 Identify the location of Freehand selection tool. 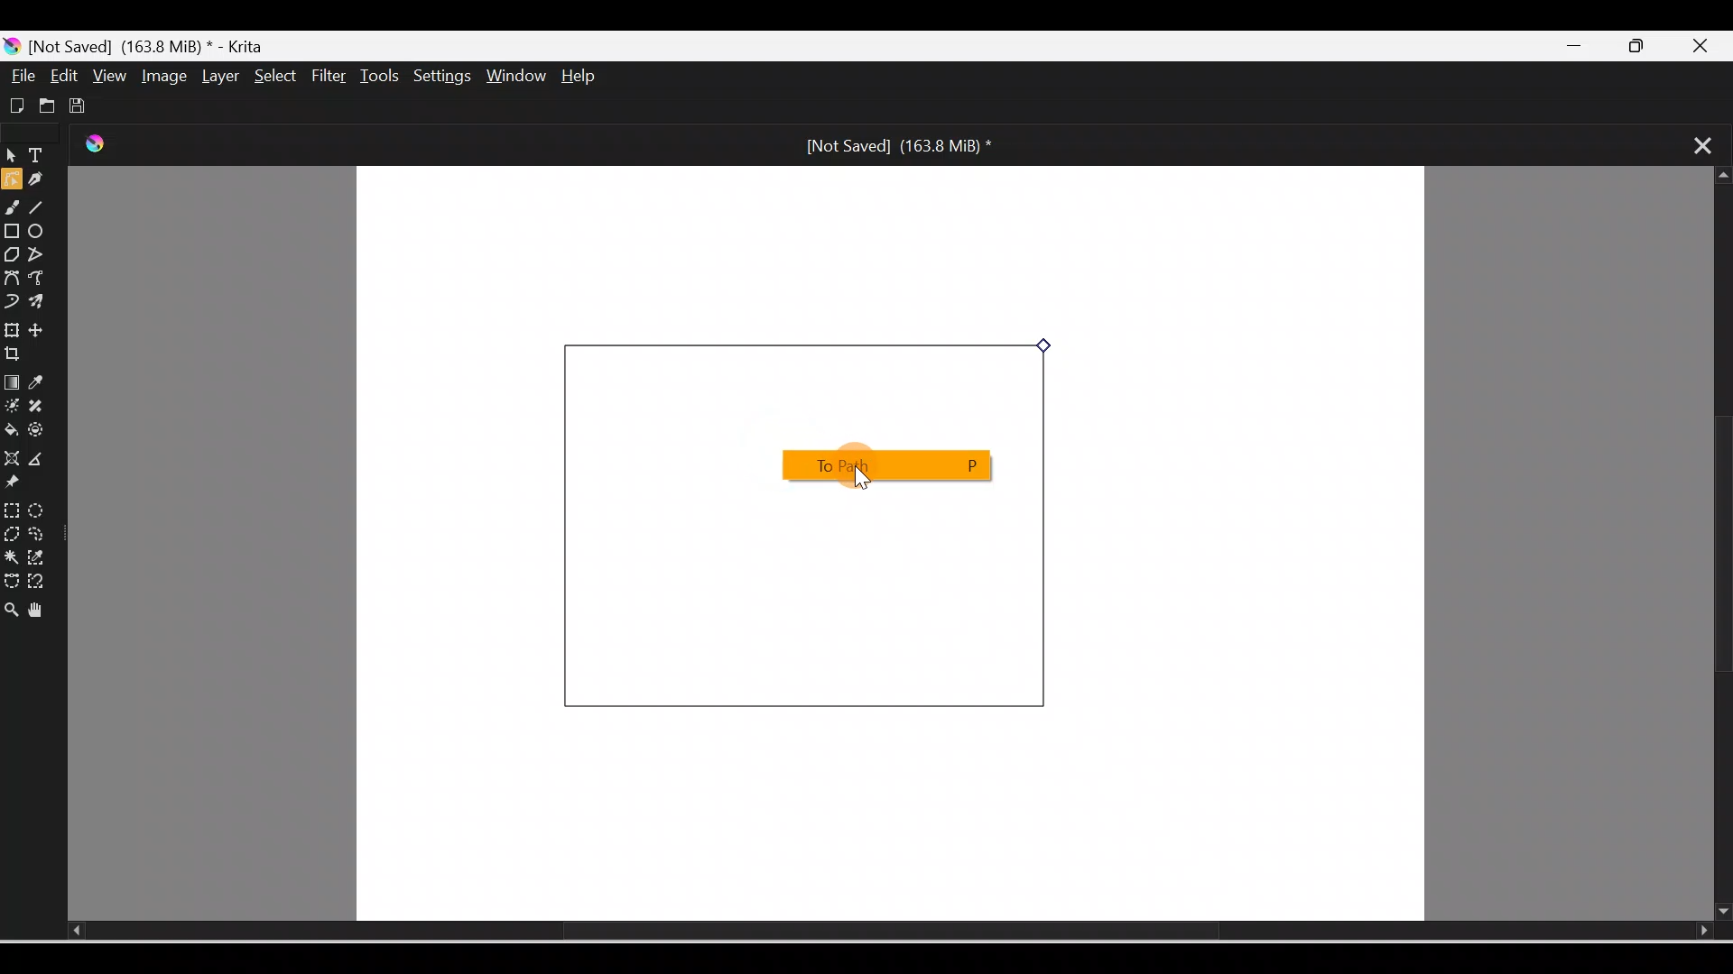
(42, 534).